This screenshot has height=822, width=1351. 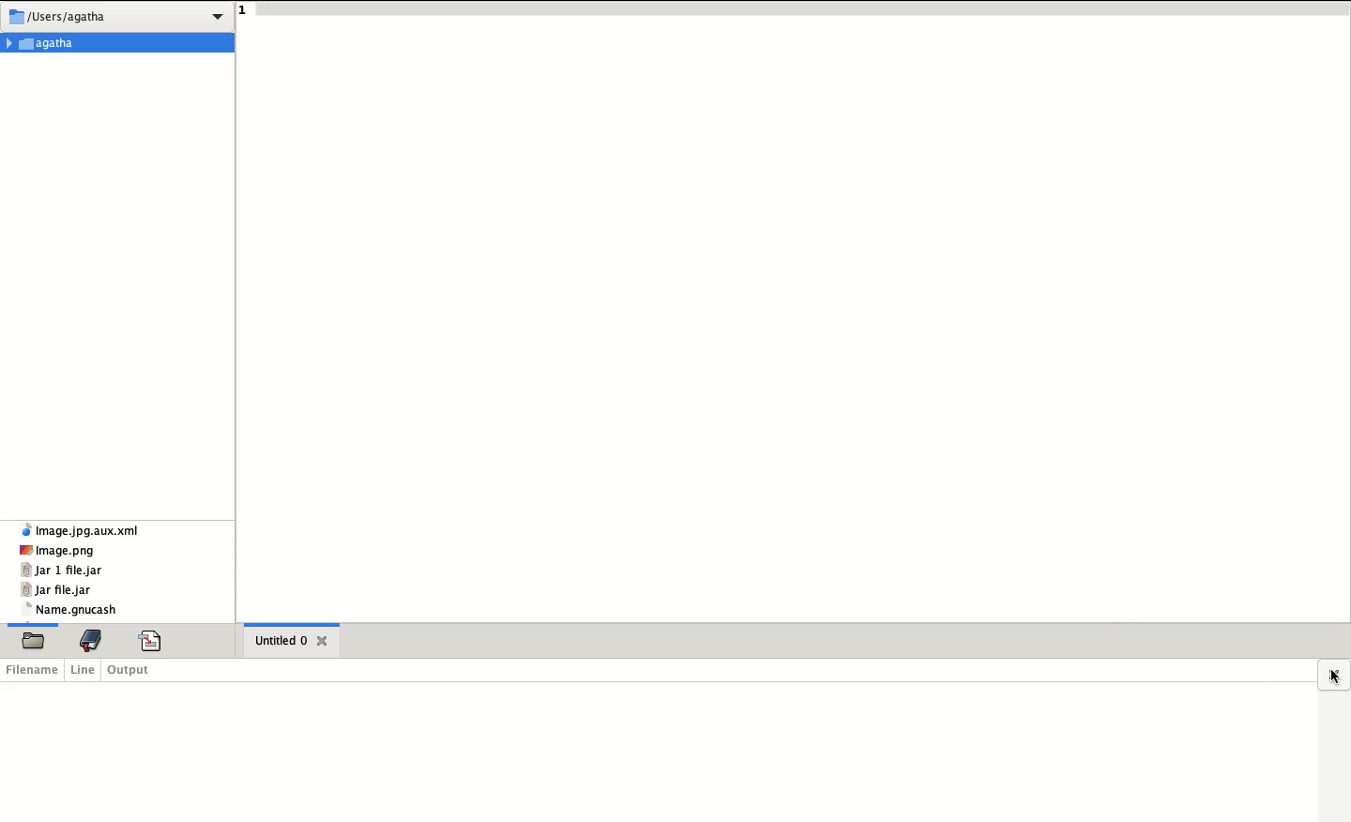 What do you see at coordinates (117, 17) in the screenshot?
I see `/users/Agatha` at bounding box center [117, 17].